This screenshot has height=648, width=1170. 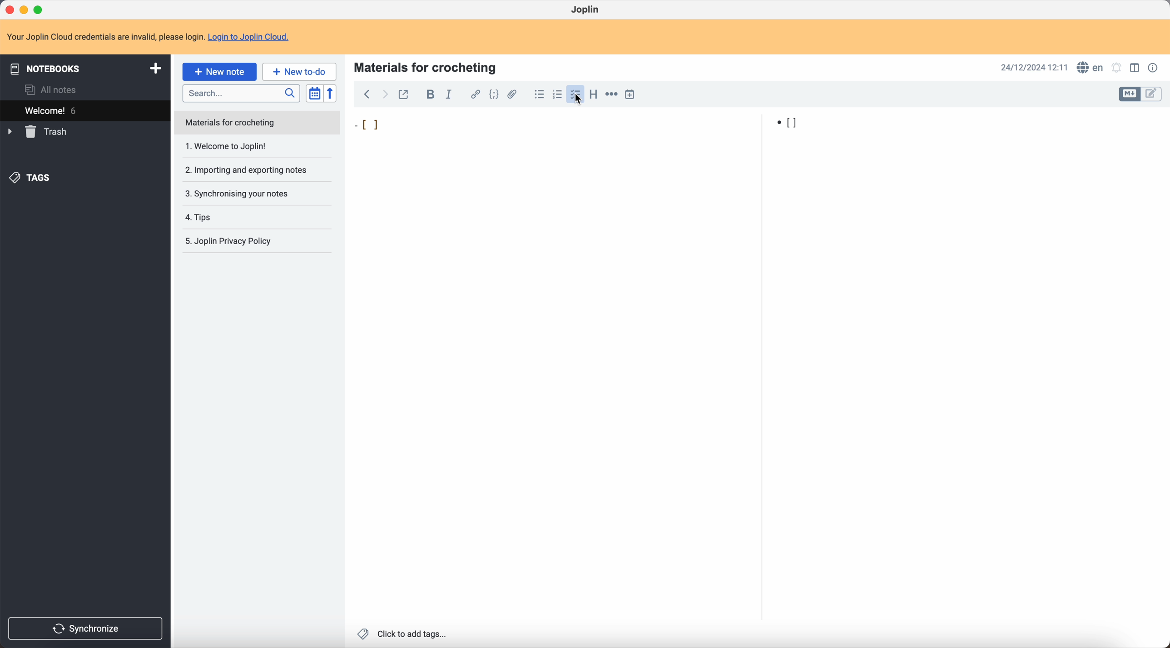 I want to click on horizontal rule, so click(x=611, y=96).